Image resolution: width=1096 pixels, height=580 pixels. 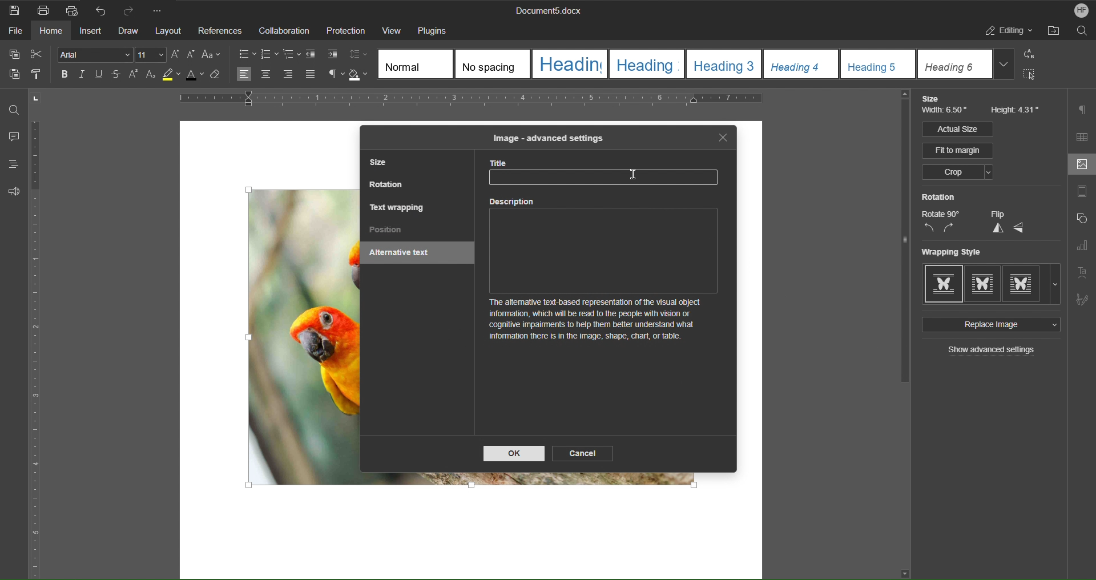 What do you see at coordinates (221, 78) in the screenshot?
I see `Erase Style` at bounding box center [221, 78].